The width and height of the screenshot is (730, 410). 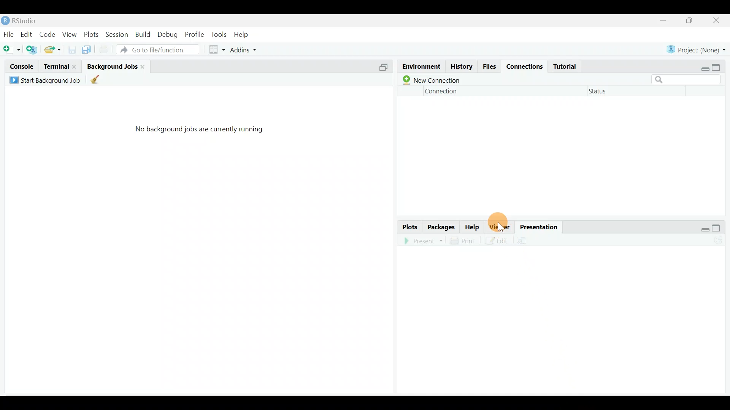 I want to click on History, so click(x=461, y=68).